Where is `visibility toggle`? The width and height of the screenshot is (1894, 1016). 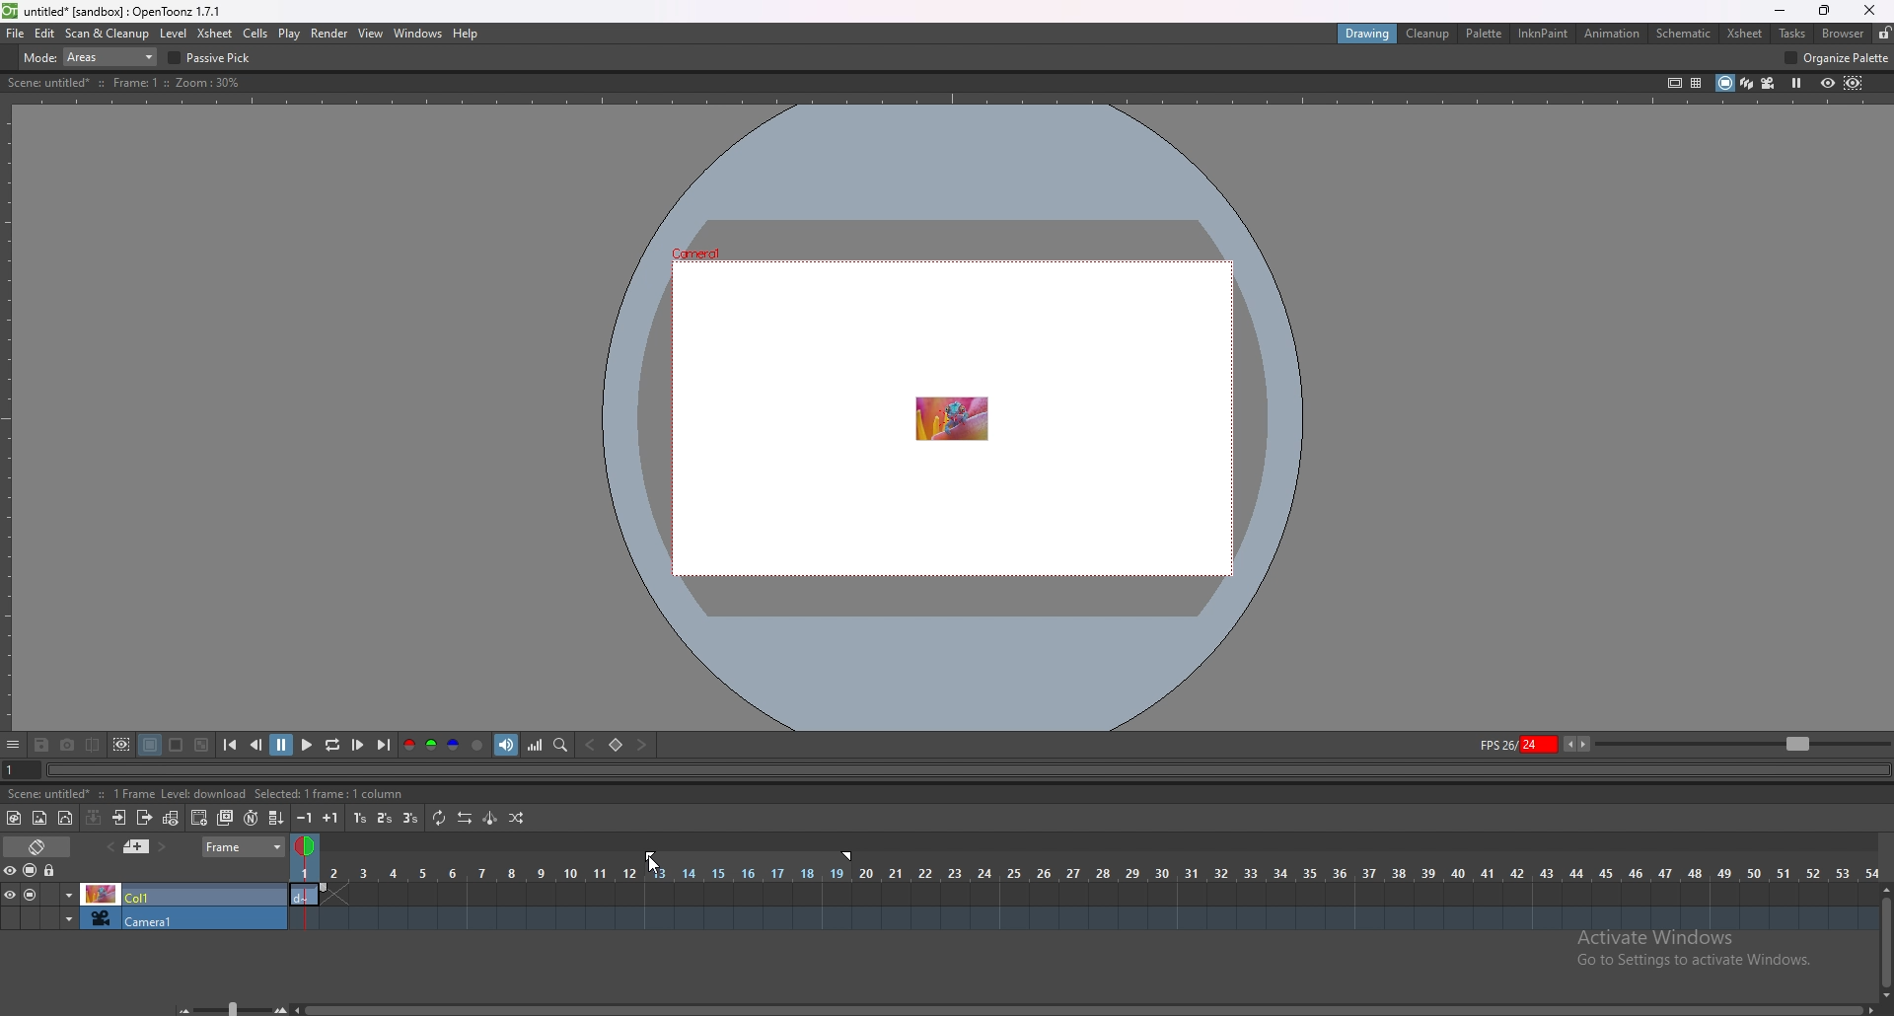 visibility toggle is located at coordinates (15, 871).